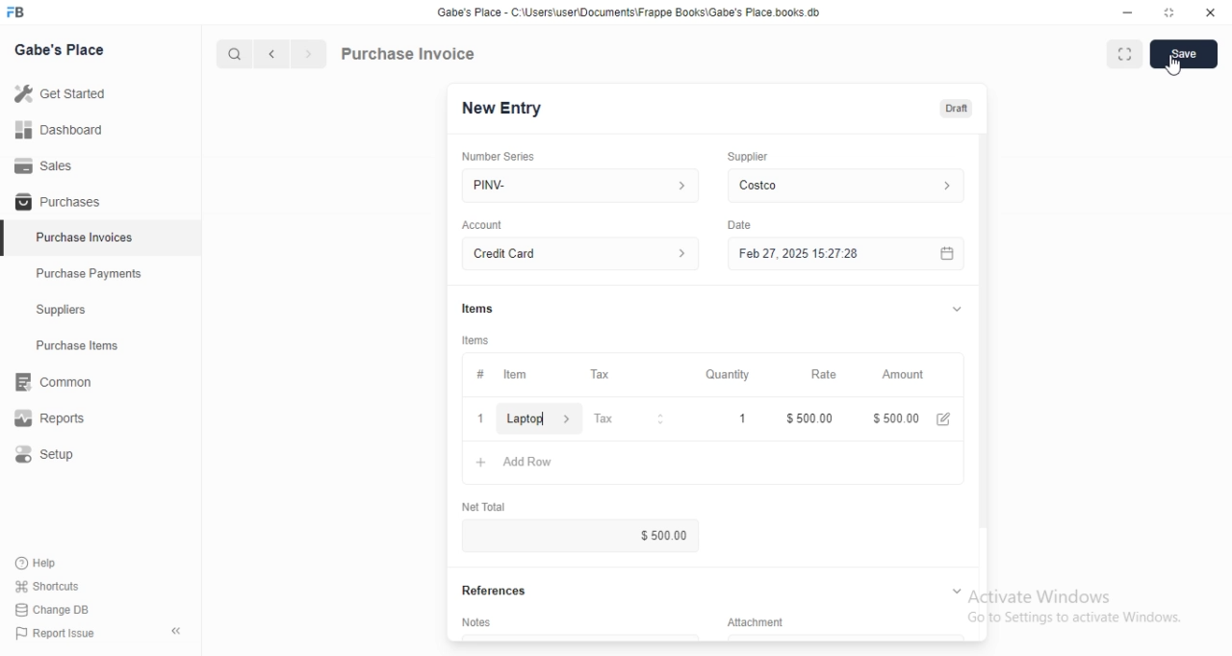 The image size is (1232, 656). What do you see at coordinates (957, 591) in the screenshot?
I see `Collapse` at bounding box center [957, 591].